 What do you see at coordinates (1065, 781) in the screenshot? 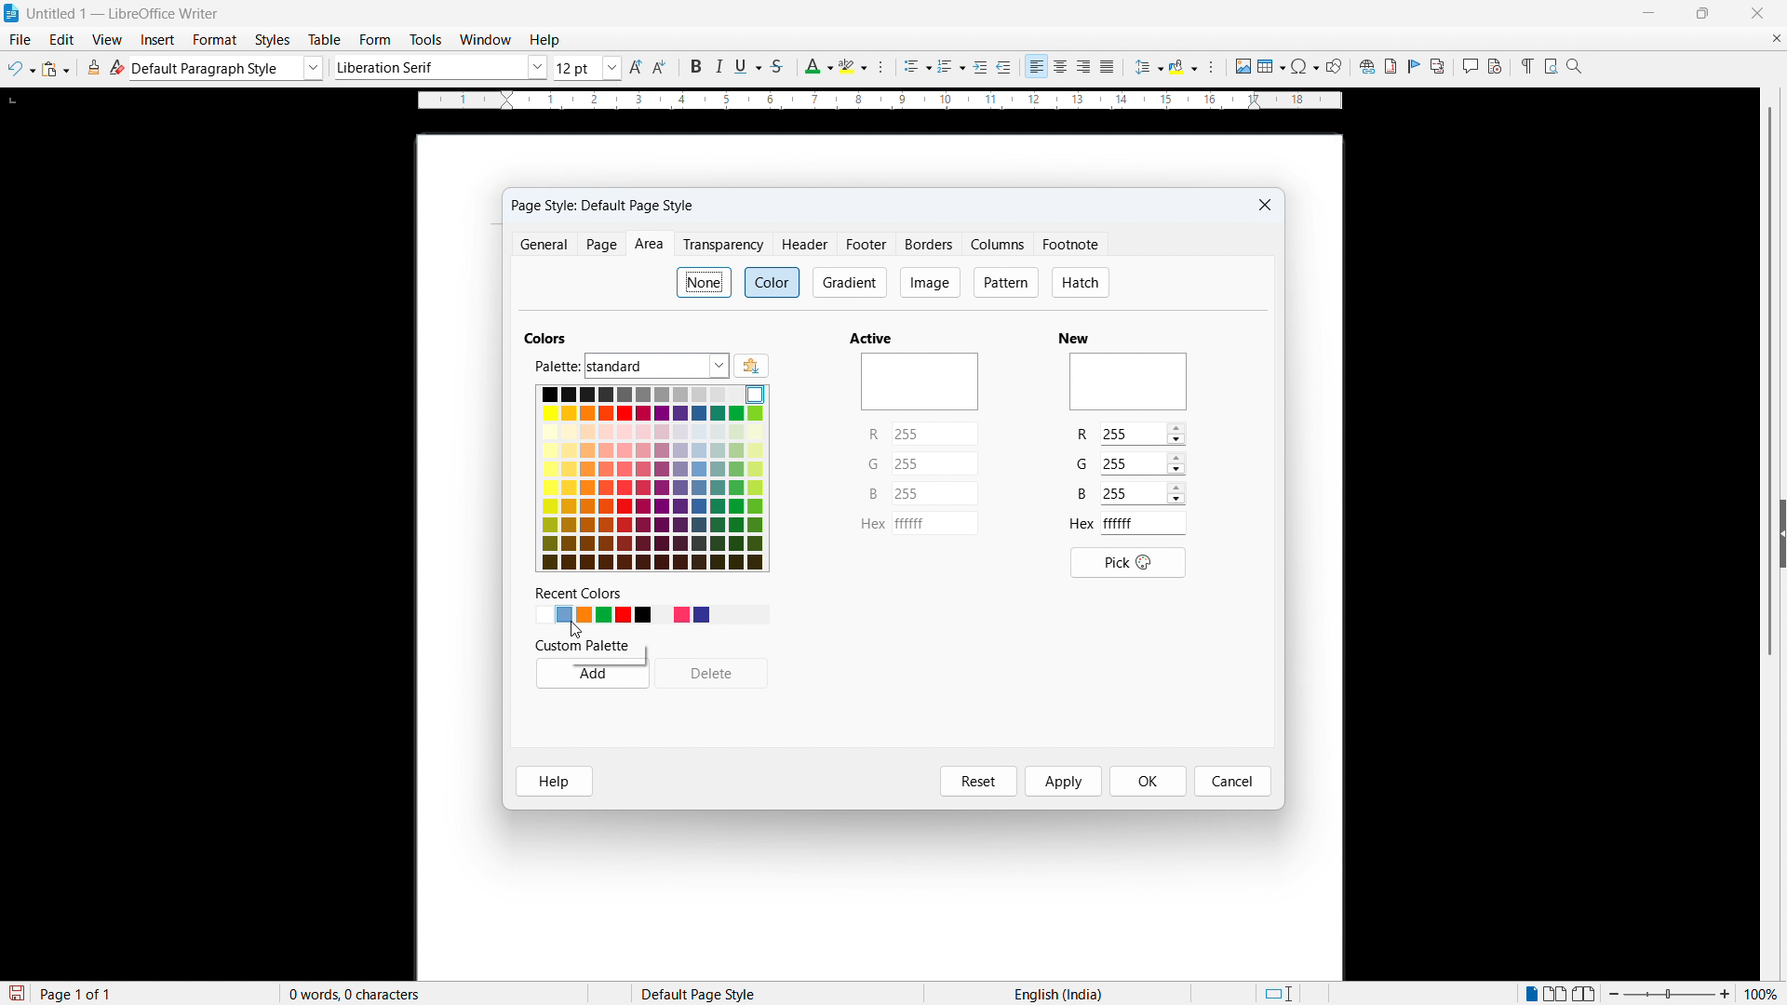
I see `Apply ` at bounding box center [1065, 781].